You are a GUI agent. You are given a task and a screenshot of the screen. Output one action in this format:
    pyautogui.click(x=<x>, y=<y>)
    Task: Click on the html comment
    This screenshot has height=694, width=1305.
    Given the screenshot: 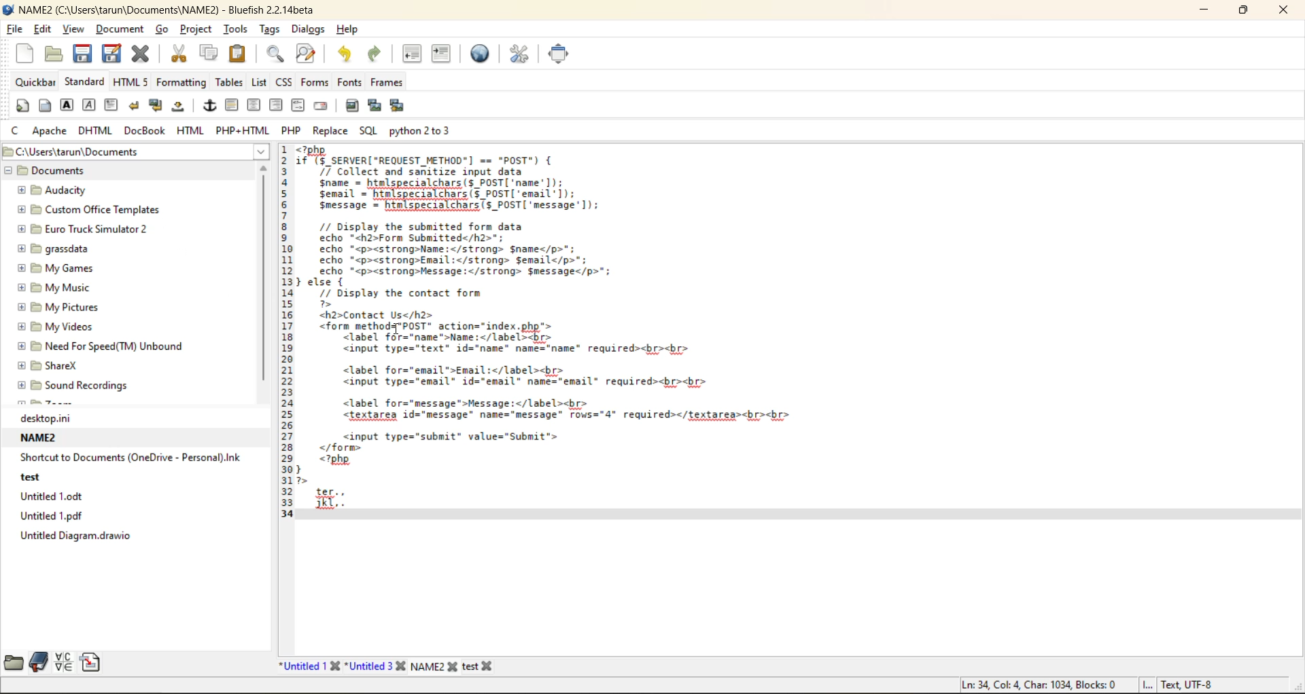 What is the action you would take?
    pyautogui.click(x=296, y=103)
    